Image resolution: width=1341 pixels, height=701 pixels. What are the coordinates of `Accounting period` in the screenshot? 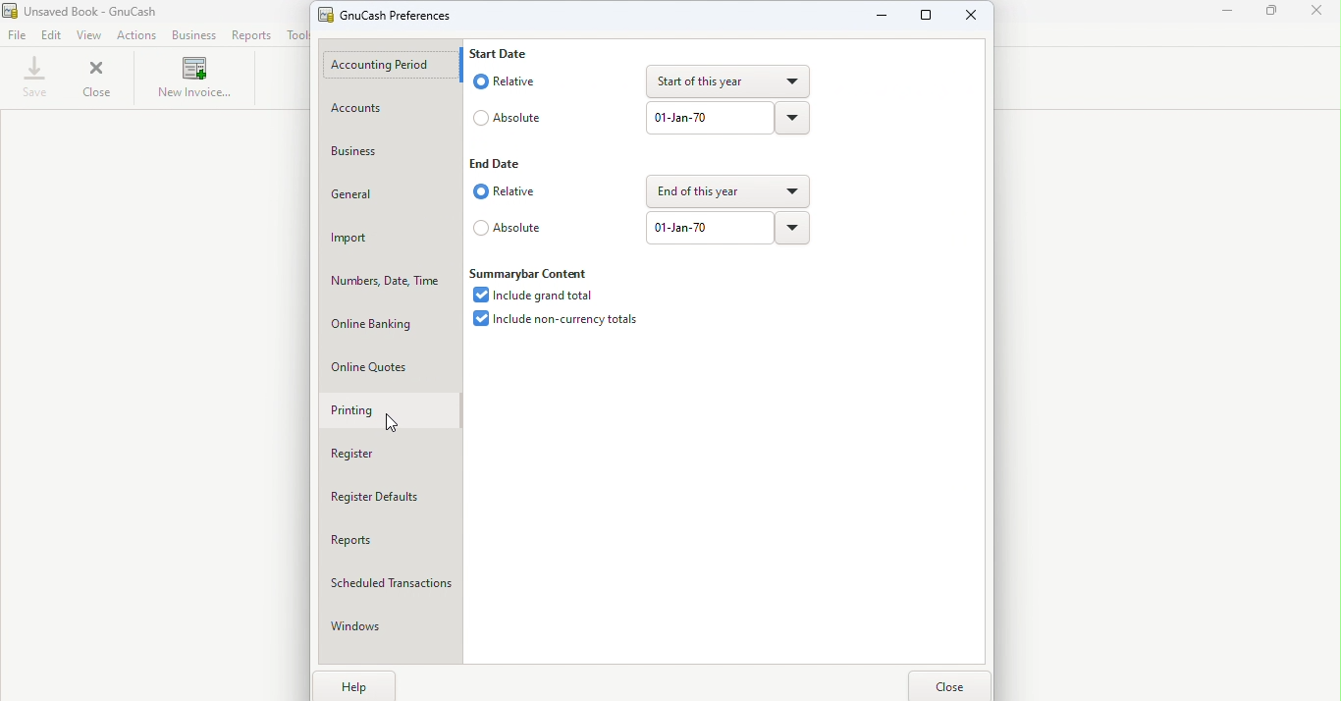 It's located at (389, 65).